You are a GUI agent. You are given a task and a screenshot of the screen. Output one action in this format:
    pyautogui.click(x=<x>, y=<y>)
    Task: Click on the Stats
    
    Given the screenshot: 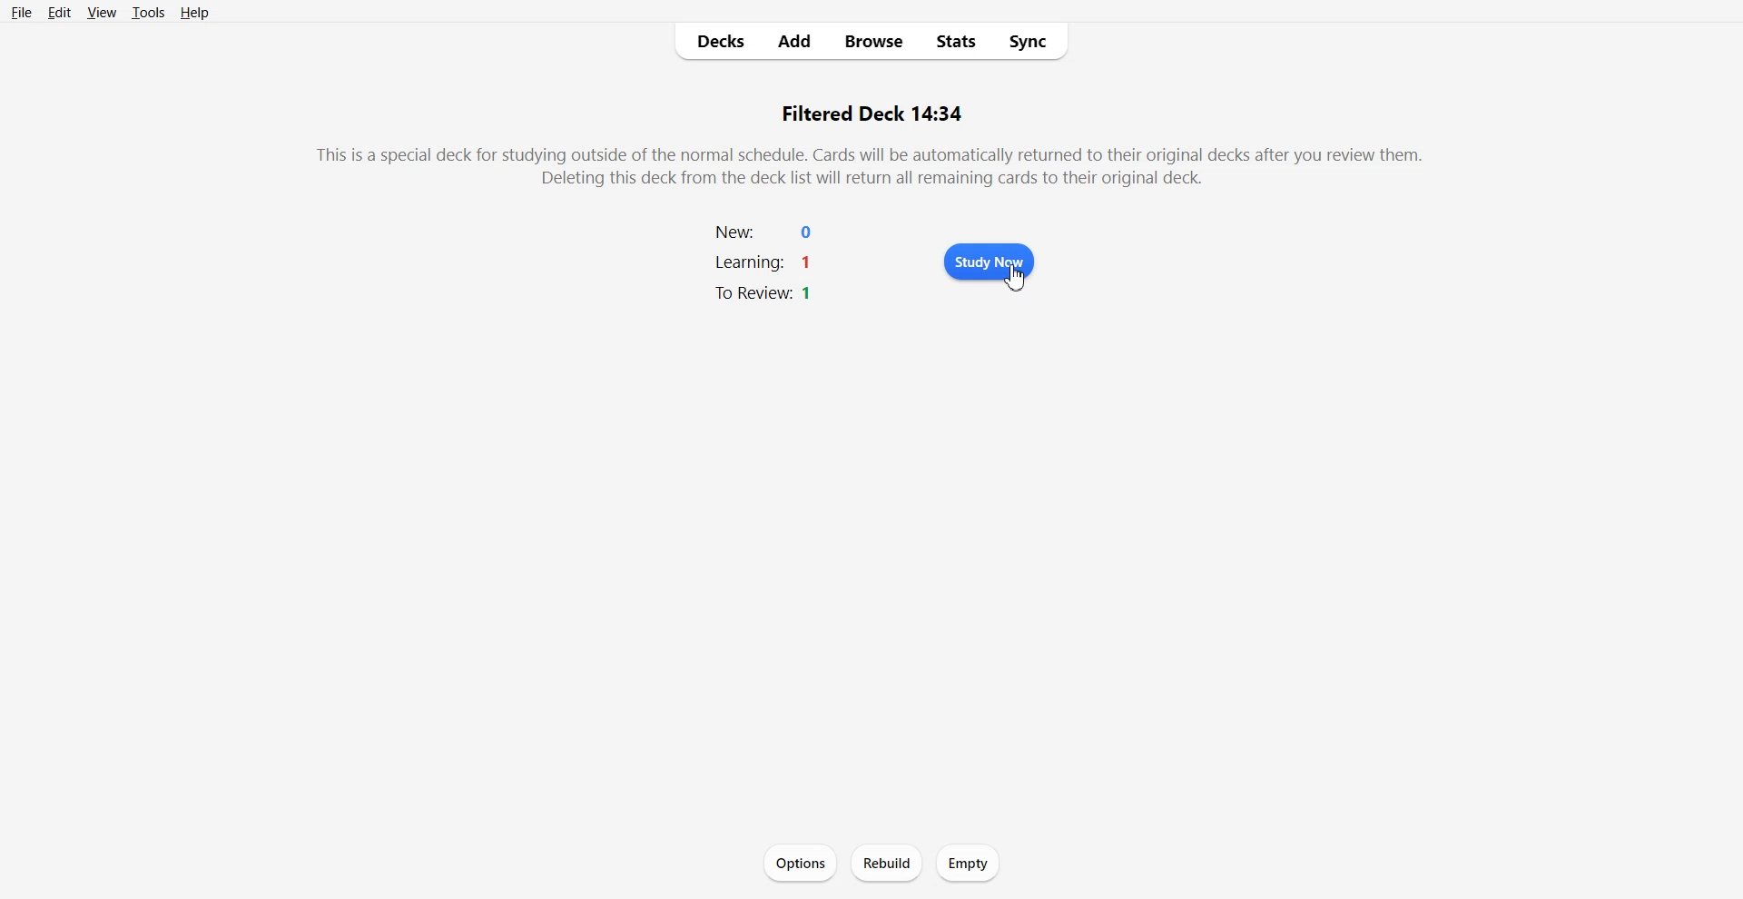 What is the action you would take?
    pyautogui.click(x=954, y=42)
    